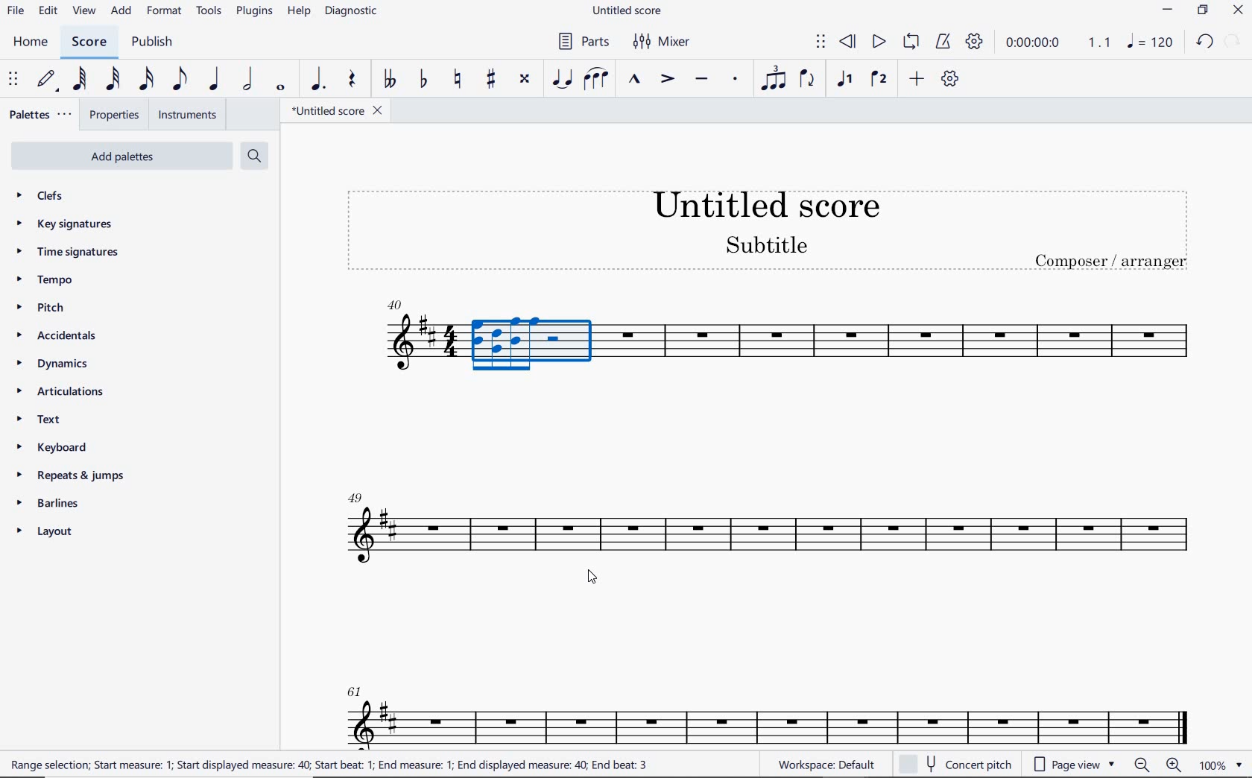 The width and height of the screenshot is (1252, 778). I want to click on cursor, so click(595, 580).